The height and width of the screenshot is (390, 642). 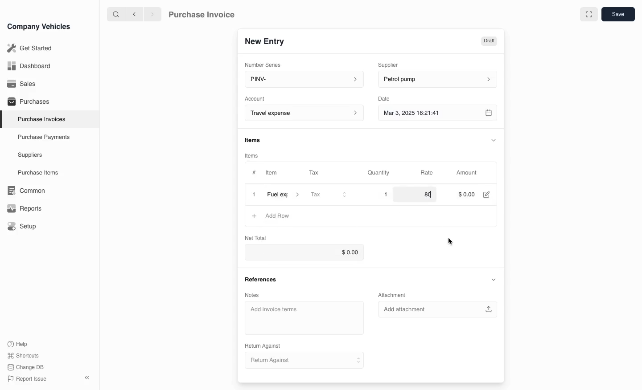 I want to click on Draft, so click(x=488, y=40).